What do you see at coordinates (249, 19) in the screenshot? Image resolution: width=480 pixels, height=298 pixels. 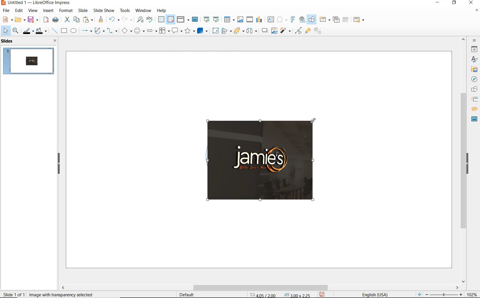 I see `insert video` at bounding box center [249, 19].